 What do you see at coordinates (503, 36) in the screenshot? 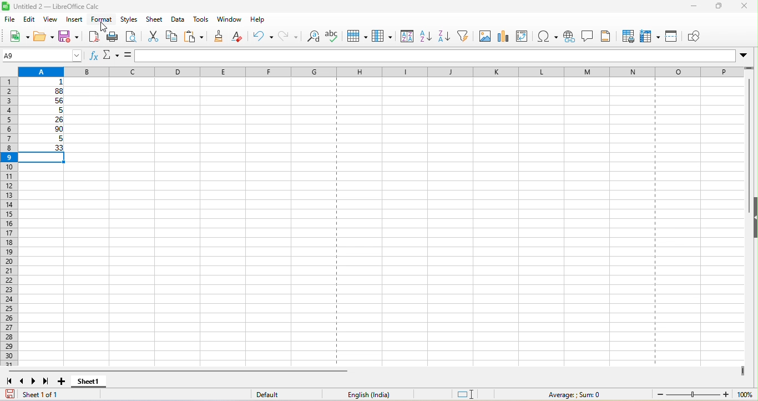
I see `chart` at bounding box center [503, 36].